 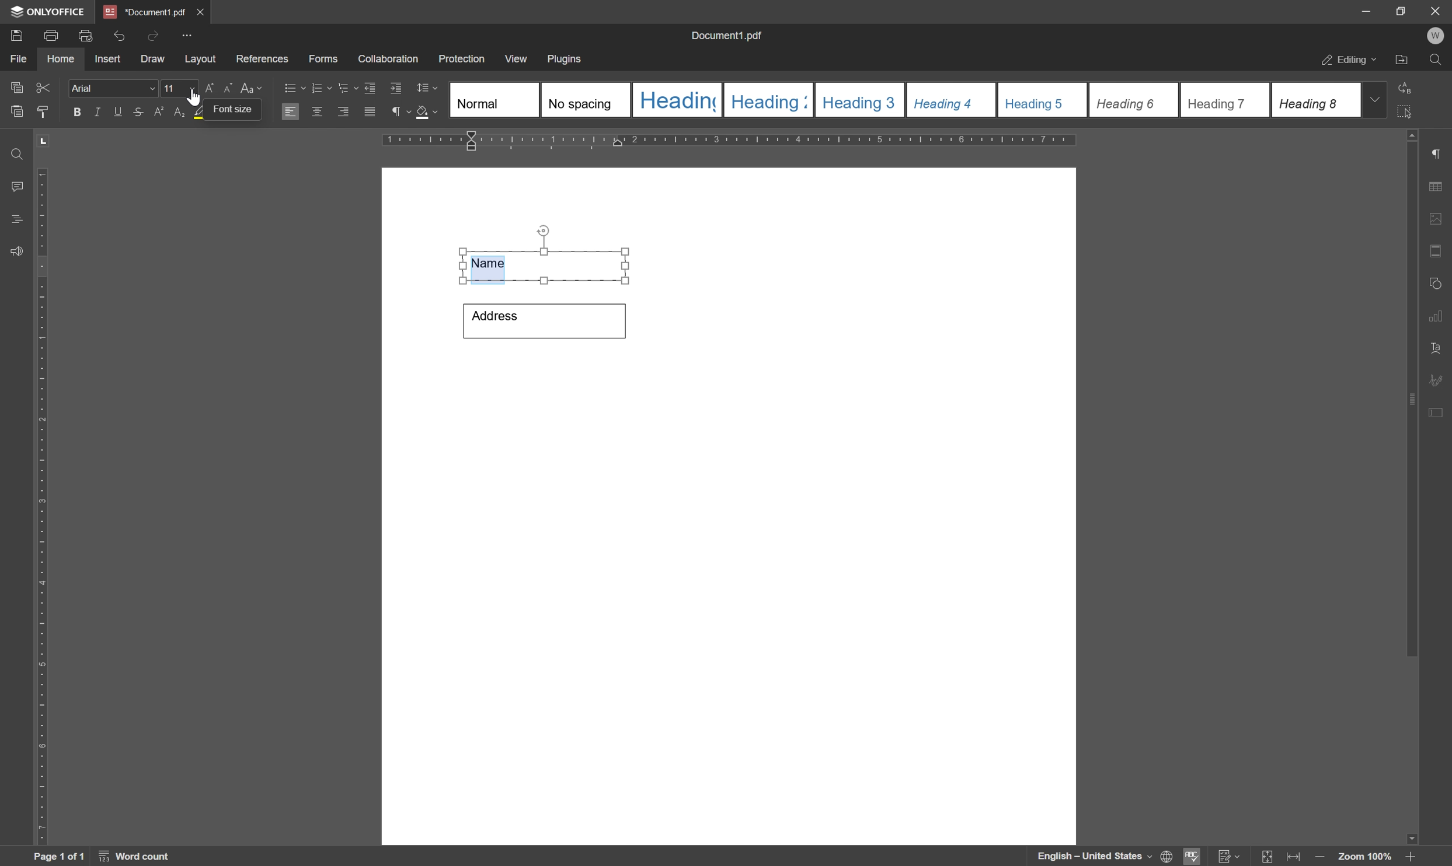 I want to click on word count, so click(x=138, y=857).